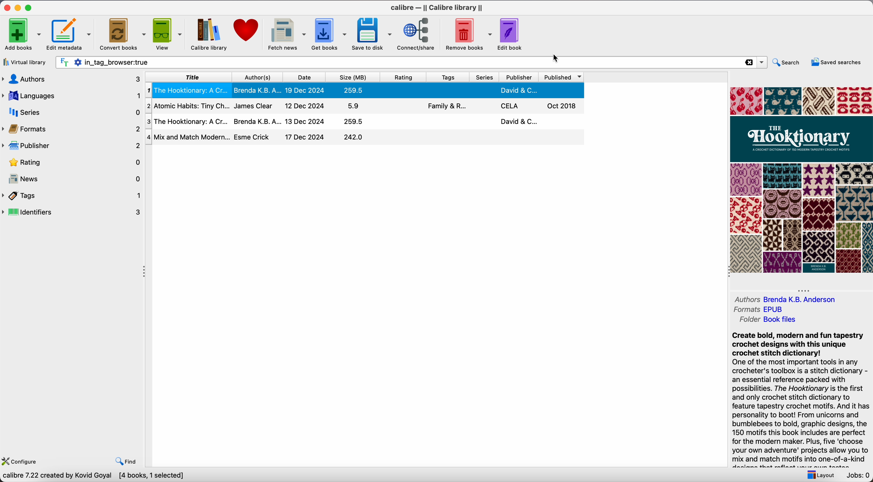 The height and width of the screenshot is (482, 873). What do you see at coordinates (354, 76) in the screenshot?
I see `size` at bounding box center [354, 76].